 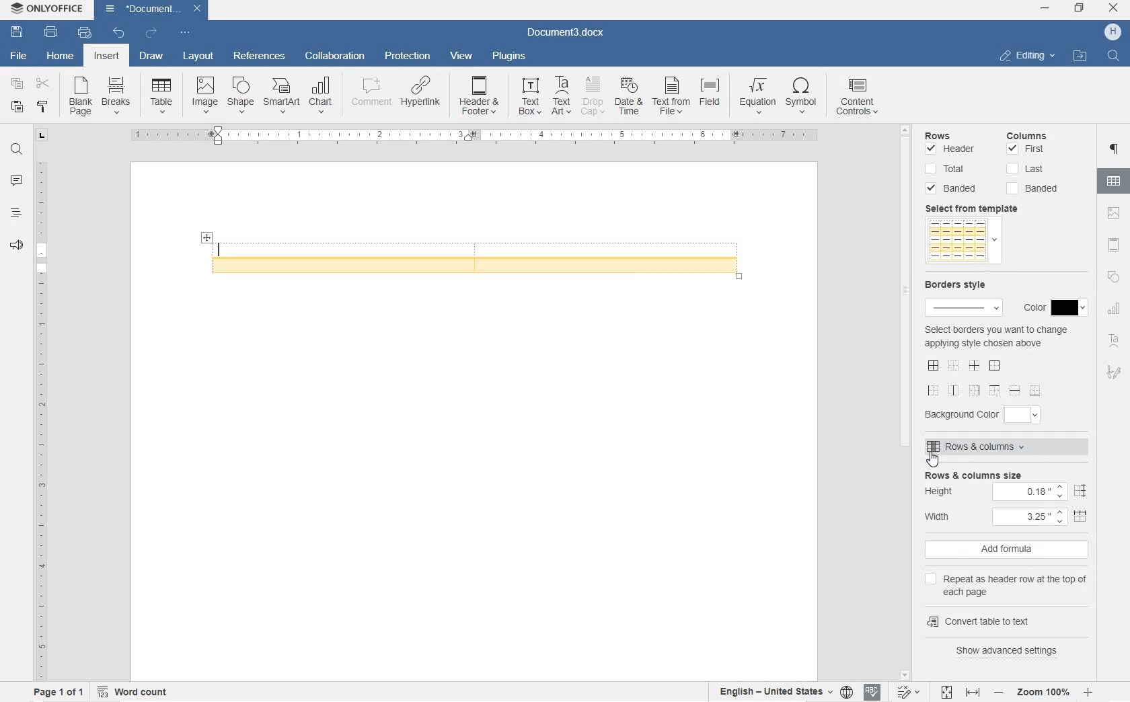 What do you see at coordinates (1051, 309) in the screenshot?
I see `Border Color` at bounding box center [1051, 309].